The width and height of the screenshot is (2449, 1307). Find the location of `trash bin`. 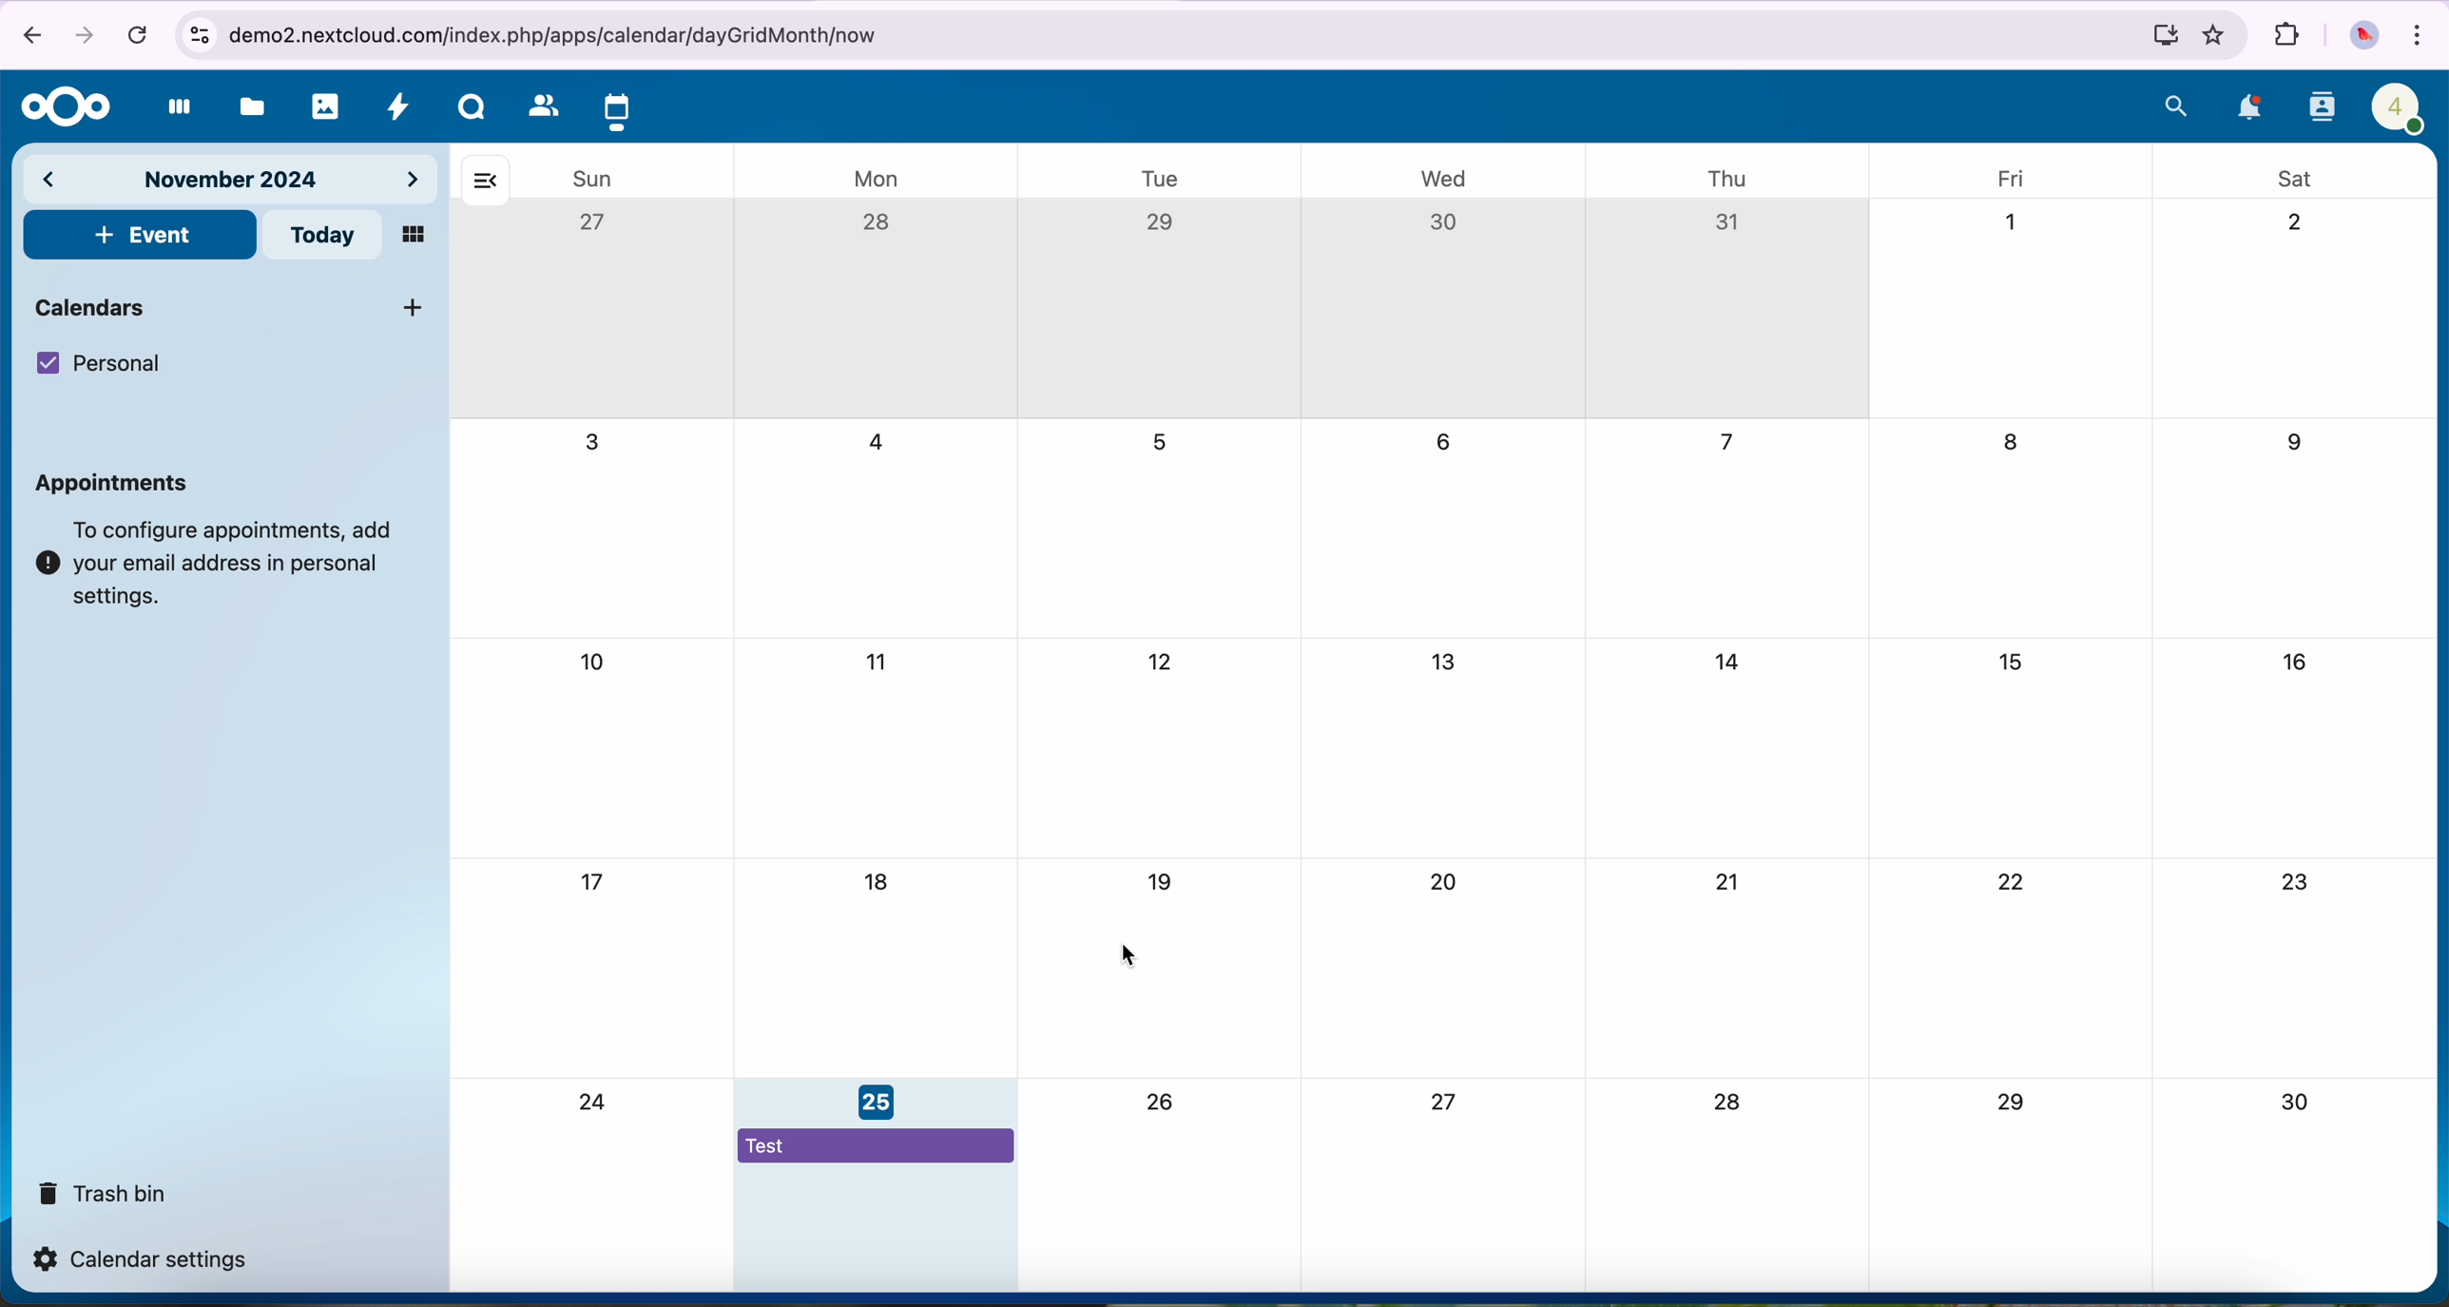

trash bin is located at coordinates (99, 1190).